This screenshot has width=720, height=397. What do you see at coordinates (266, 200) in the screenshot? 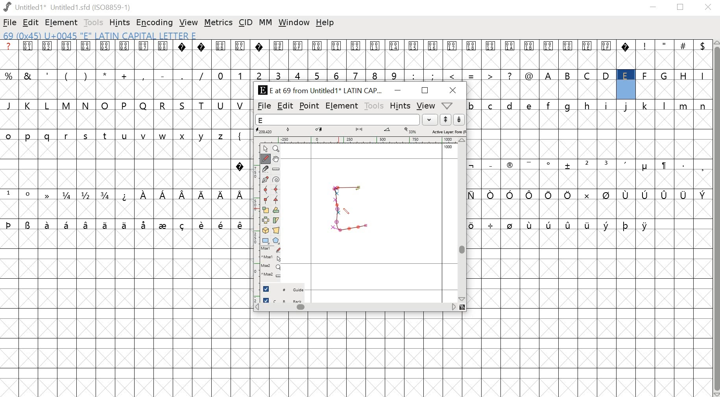
I see `Corner` at bounding box center [266, 200].